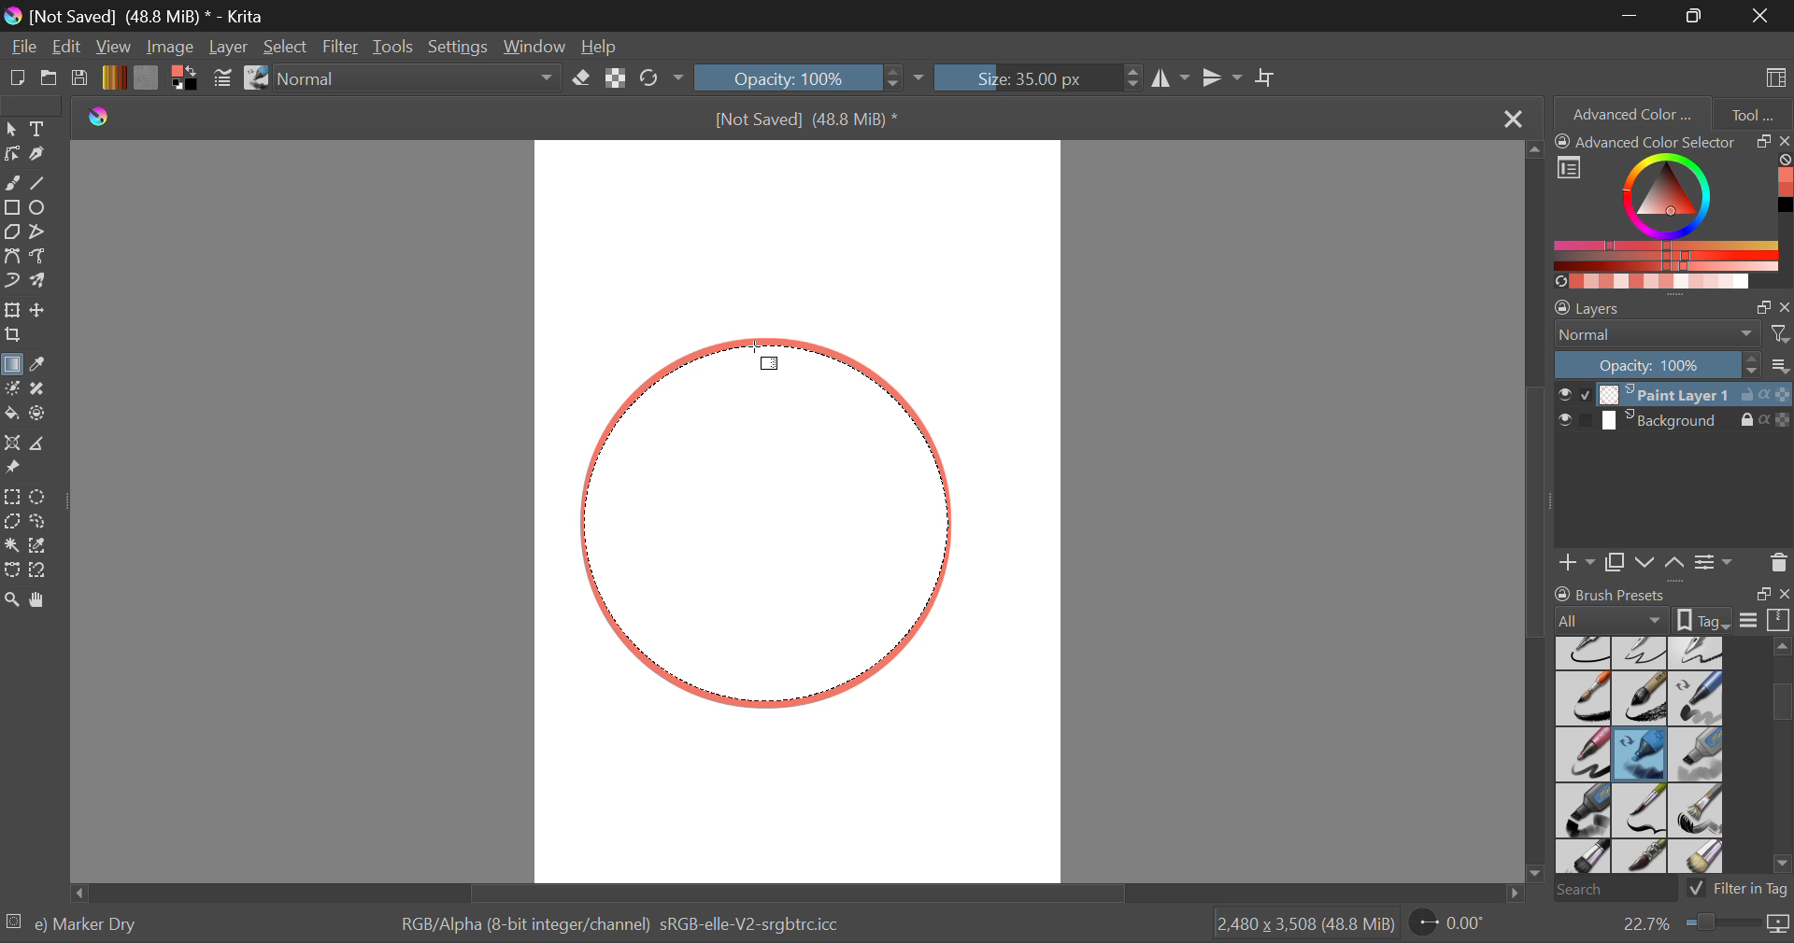 The image size is (1794, 943). What do you see at coordinates (1739, 887) in the screenshot?
I see `Filter in Tag` at bounding box center [1739, 887].